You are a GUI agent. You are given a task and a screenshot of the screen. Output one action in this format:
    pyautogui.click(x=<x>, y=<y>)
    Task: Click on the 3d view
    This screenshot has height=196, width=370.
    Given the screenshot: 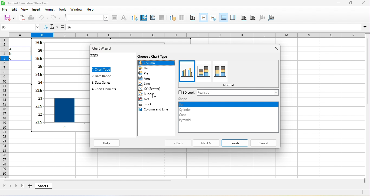 What is the action you would take?
    pyautogui.click(x=162, y=17)
    